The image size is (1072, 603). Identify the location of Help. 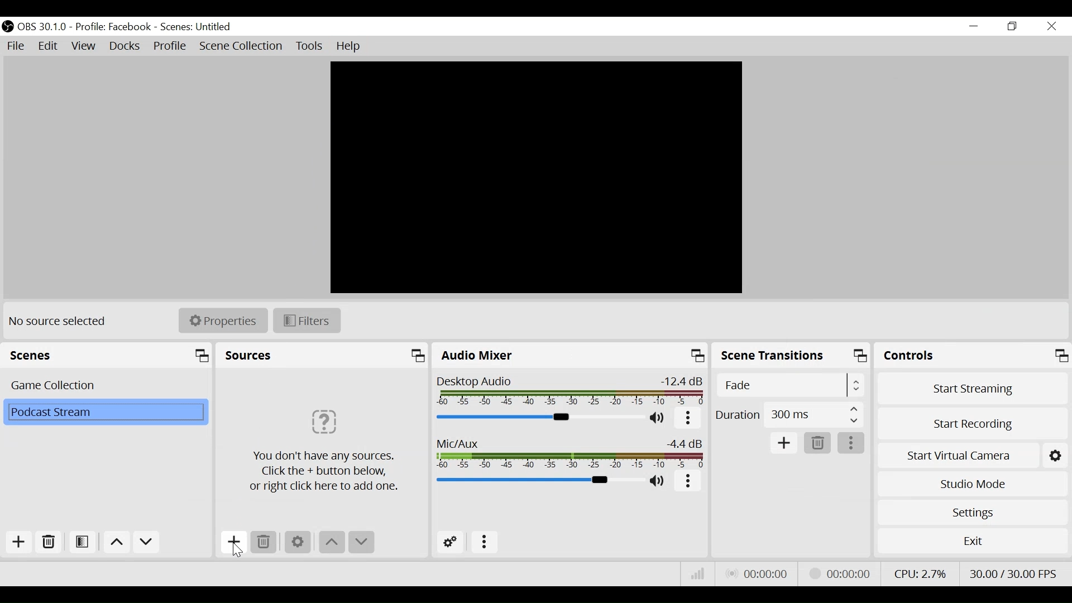
(351, 47).